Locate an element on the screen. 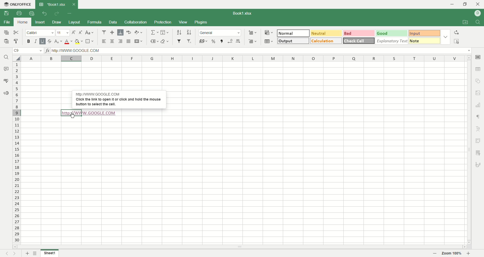 Image resolution: width=484 pixels, height=257 pixels. zoom out is located at coordinates (435, 253).